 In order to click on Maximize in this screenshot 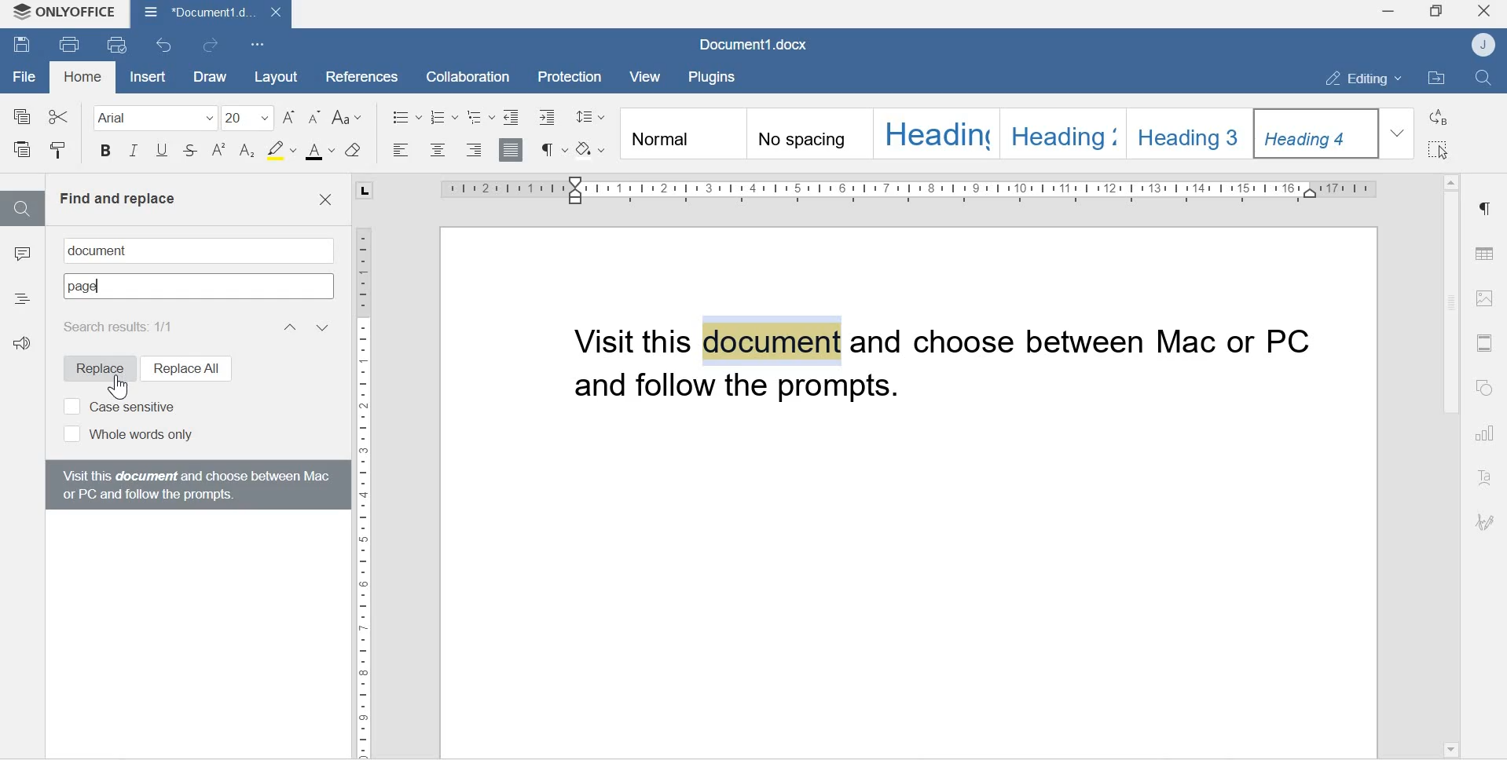, I will do `click(1436, 13)`.